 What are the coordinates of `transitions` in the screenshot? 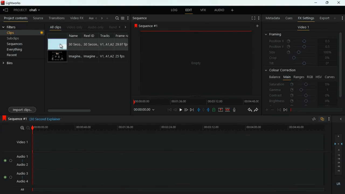 It's located at (56, 18).